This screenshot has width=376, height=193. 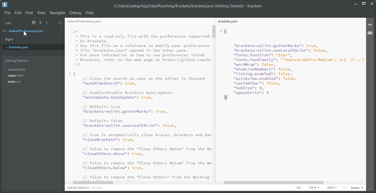 I want to click on Debug, so click(x=75, y=13).